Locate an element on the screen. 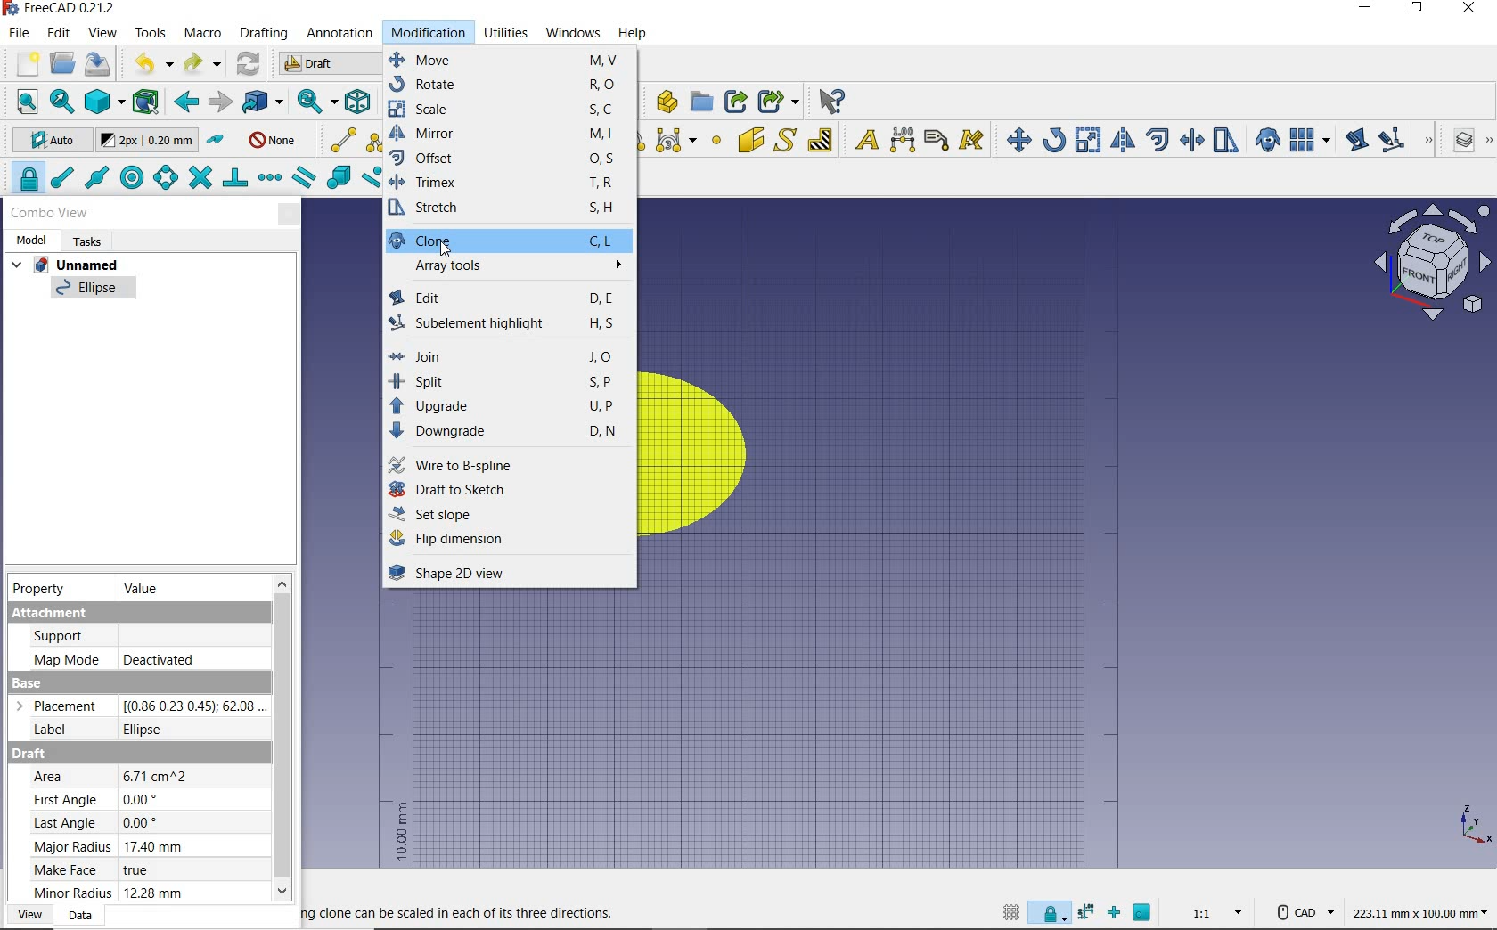 This screenshot has width=1497, height=930. offset is located at coordinates (511, 159).